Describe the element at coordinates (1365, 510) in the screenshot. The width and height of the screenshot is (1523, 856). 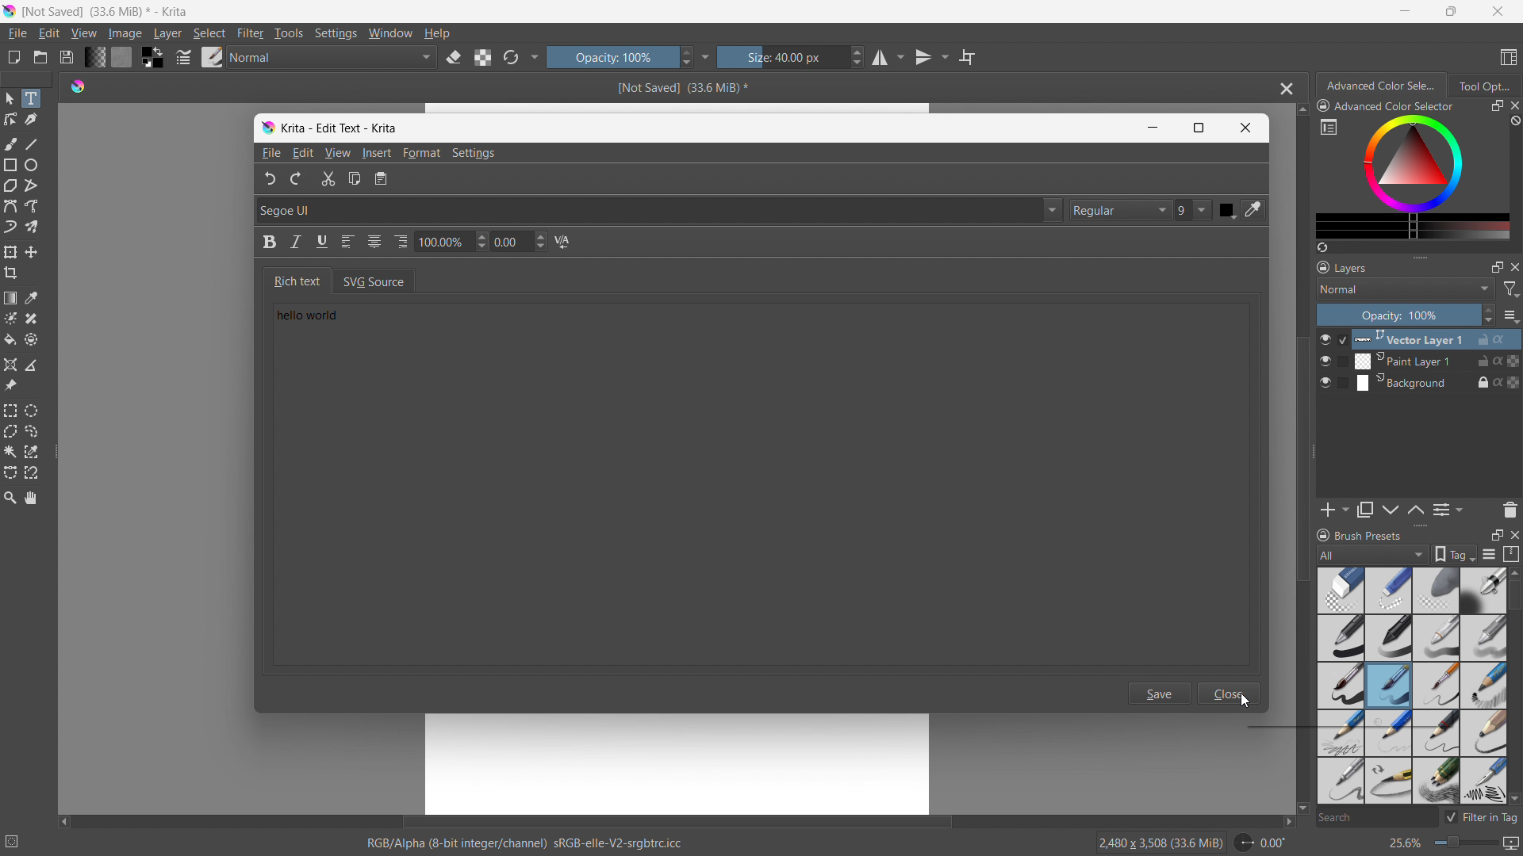
I see `duplicate layer` at that location.